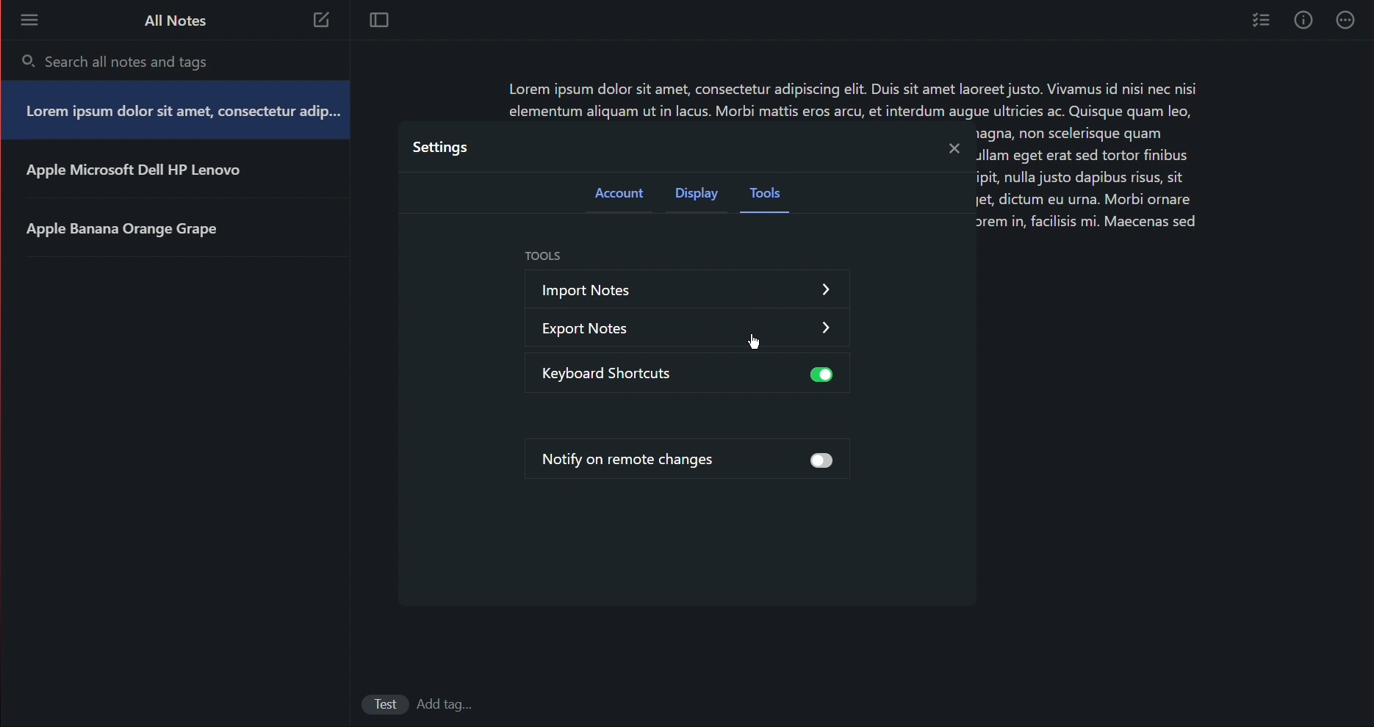 The height and width of the screenshot is (727, 1374). I want to click on New Note, so click(323, 21).